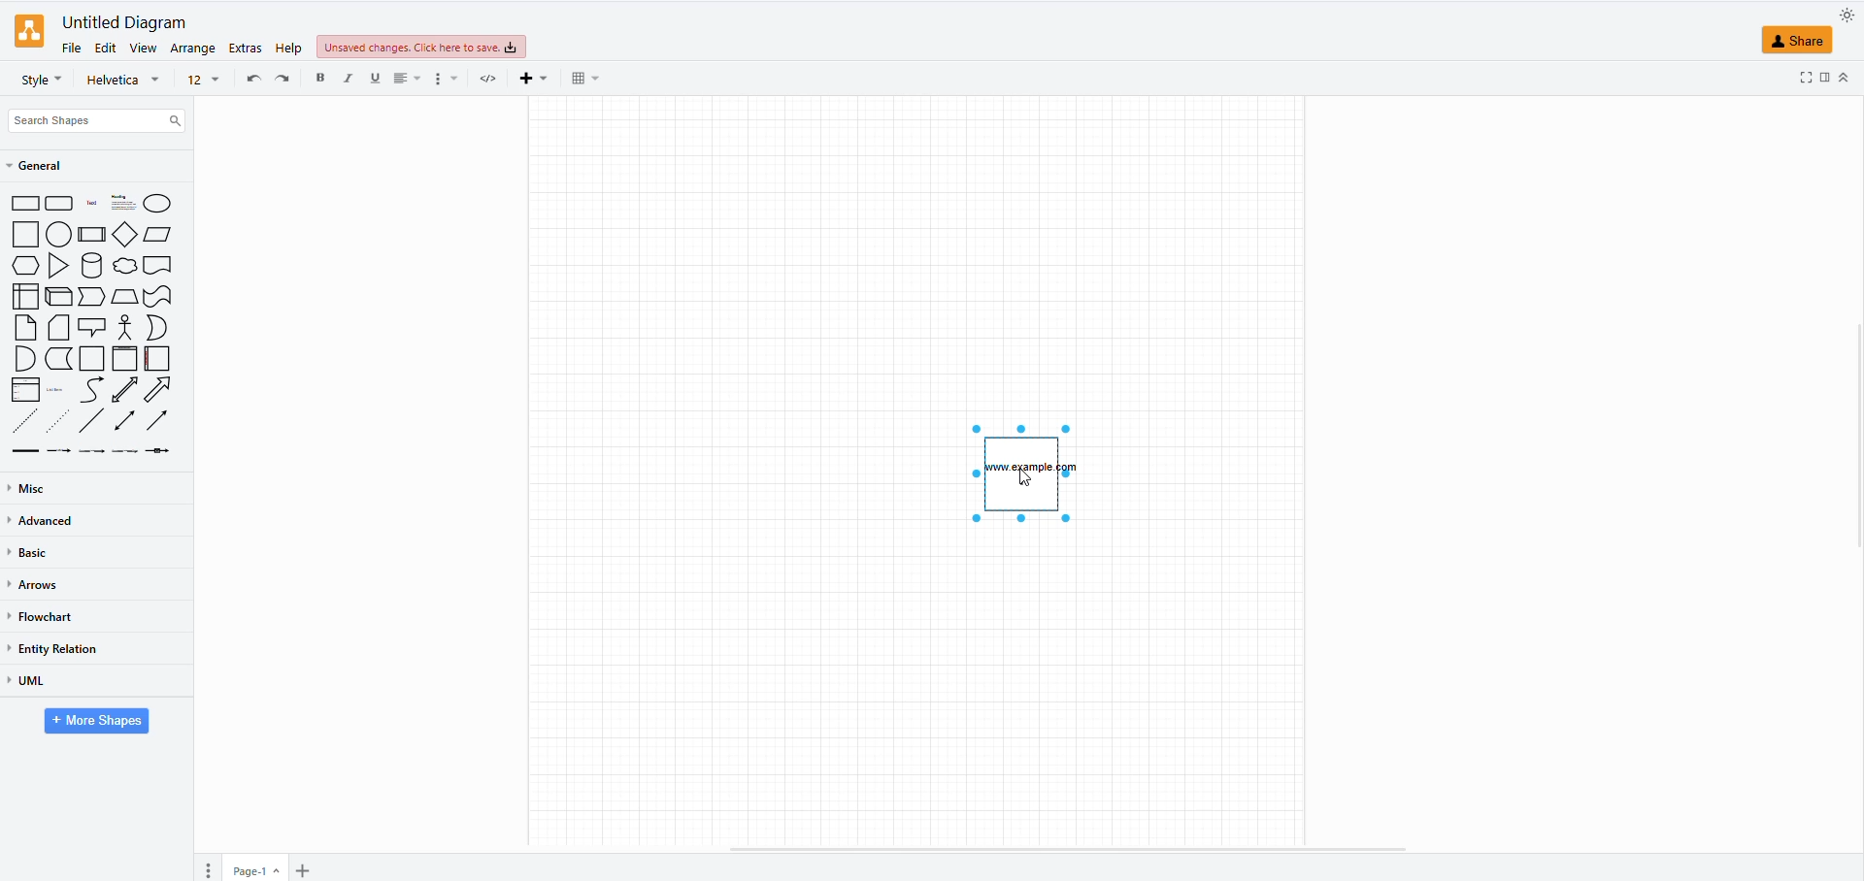 The height and width of the screenshot is (881, 1864). I want to click on hexagon, so click(26, 267).